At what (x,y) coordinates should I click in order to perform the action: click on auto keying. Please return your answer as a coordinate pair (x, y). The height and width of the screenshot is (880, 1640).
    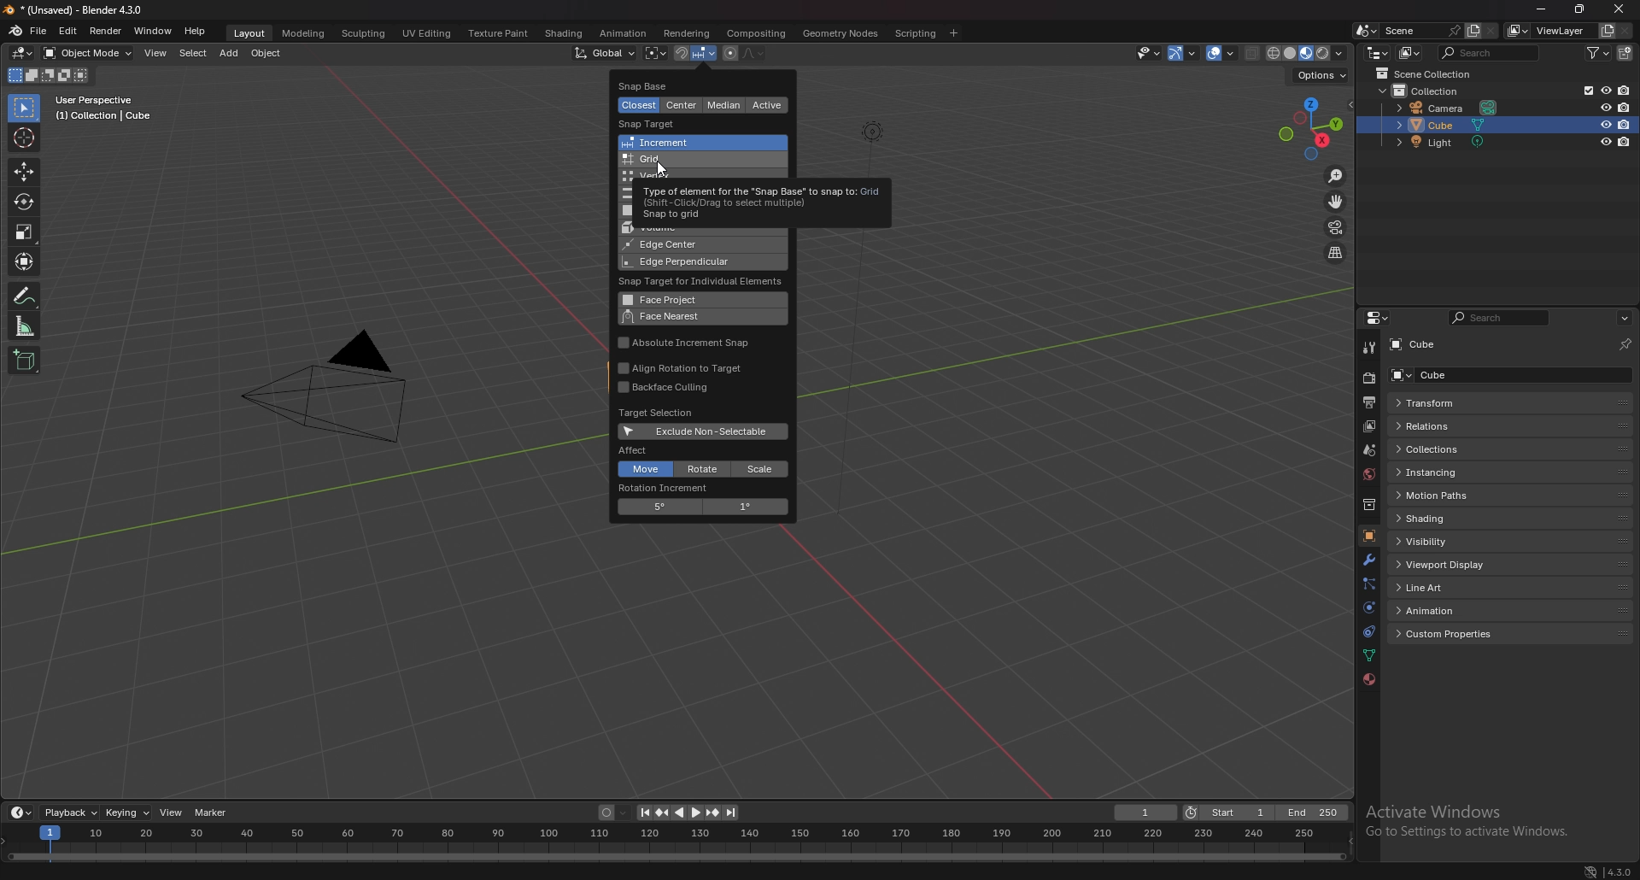
    Looking at the image, I should click on (614, 813).